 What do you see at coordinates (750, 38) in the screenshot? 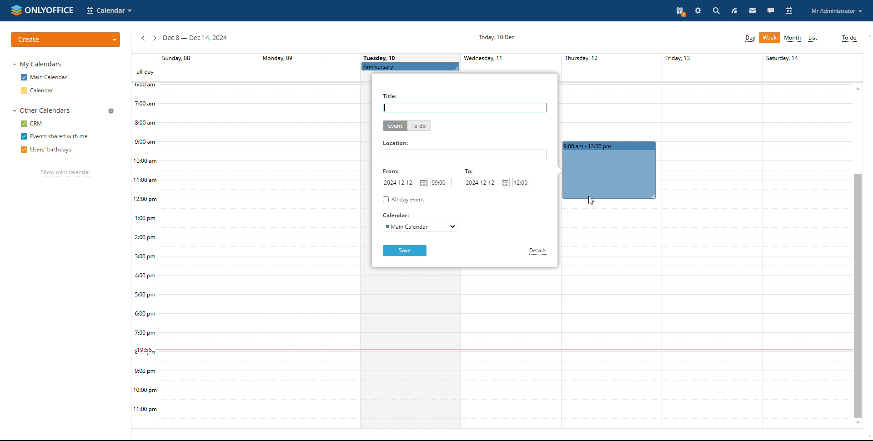
I see `day view` at bounding box center [750, 38].